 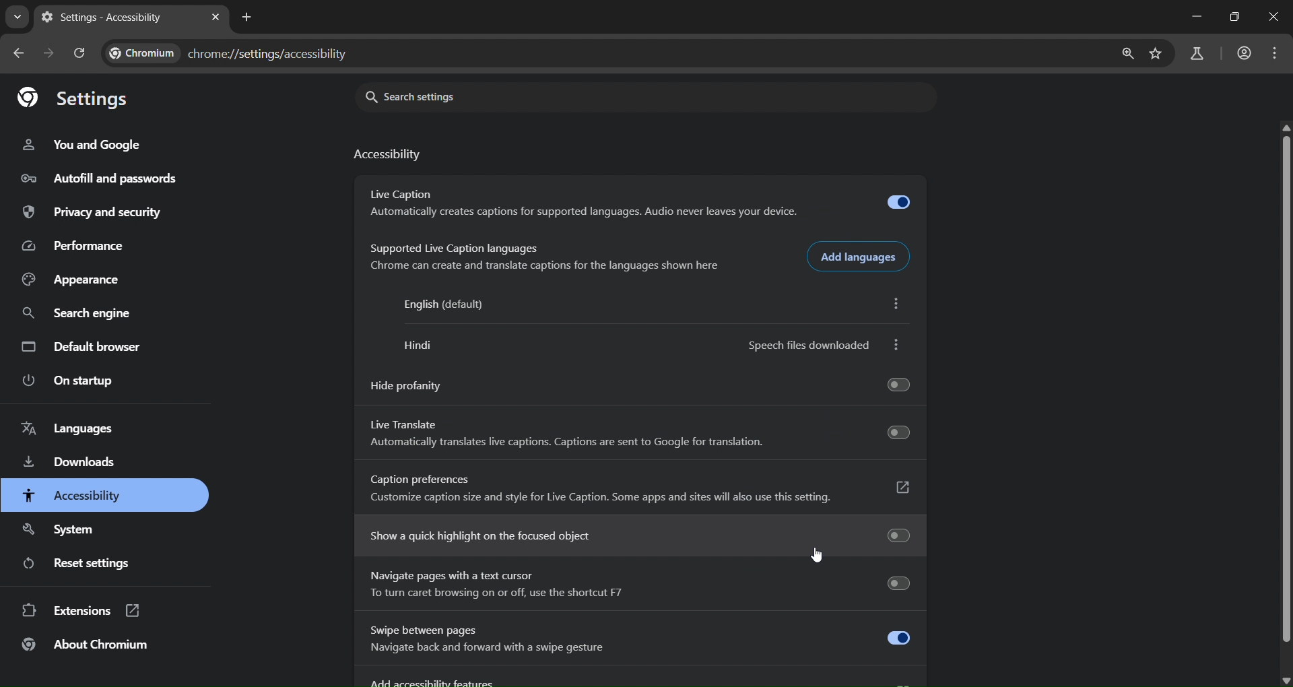 What do you see at coordinates (634, 679) in the screenshot?
I see `add accessibility` at bounding box center [634, 679].